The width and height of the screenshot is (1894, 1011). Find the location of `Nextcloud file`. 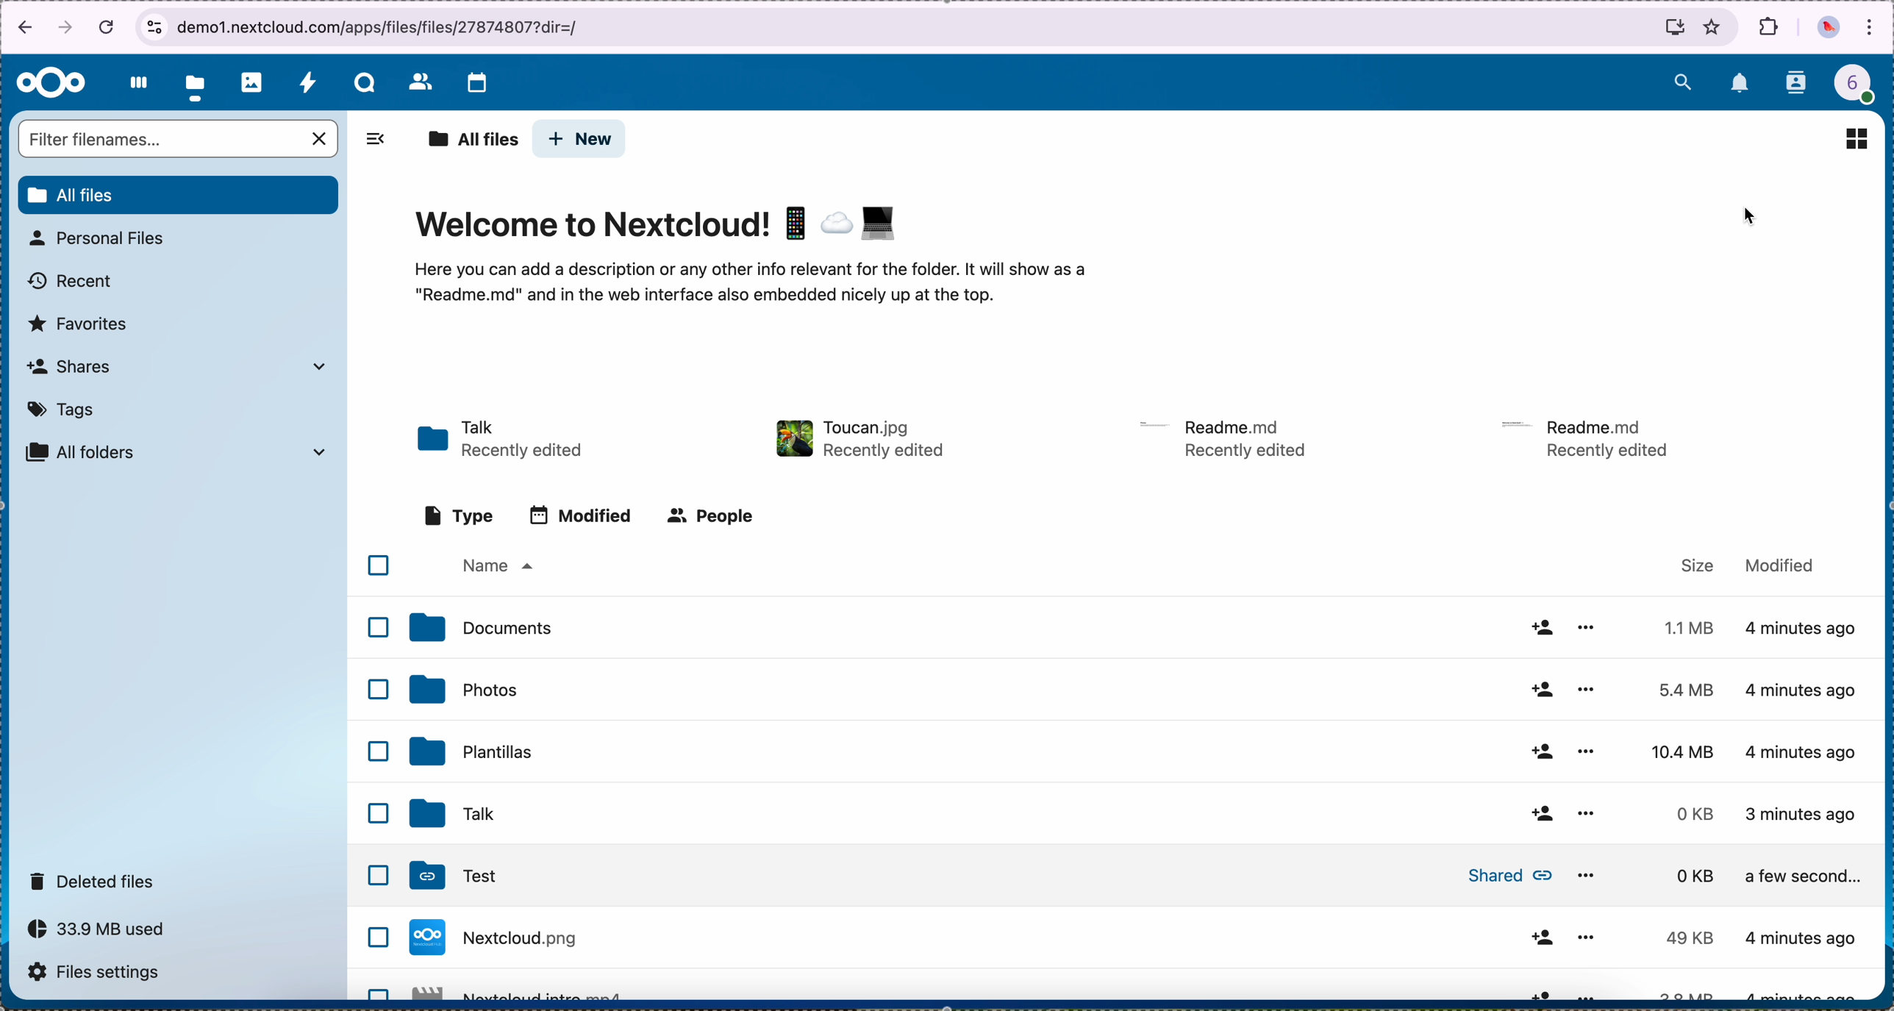

Nextcloud file is located at coordinates (526, 990).